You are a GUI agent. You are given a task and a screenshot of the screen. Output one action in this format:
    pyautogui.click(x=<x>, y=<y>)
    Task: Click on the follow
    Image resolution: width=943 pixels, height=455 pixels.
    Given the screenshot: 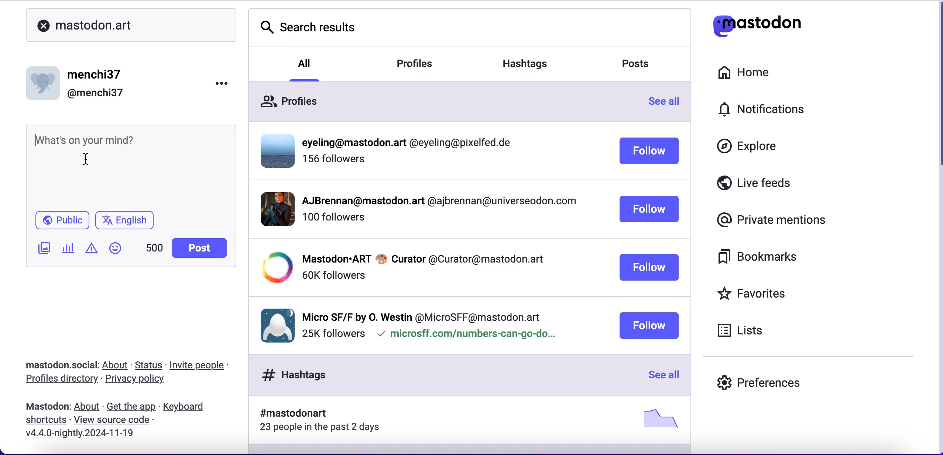 What is the action you would take?
    pyautogui.click(x=649, y=268)
    